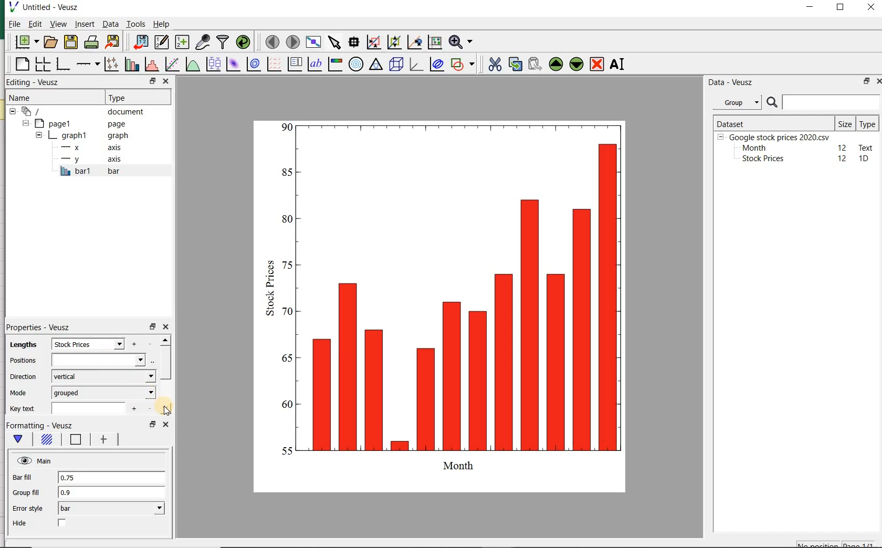 Image resolution: width=882 pixels, height=548 pixels. Describe the element at coordinates (89, 160) in the screenshot. I see `y-axis` at that location.